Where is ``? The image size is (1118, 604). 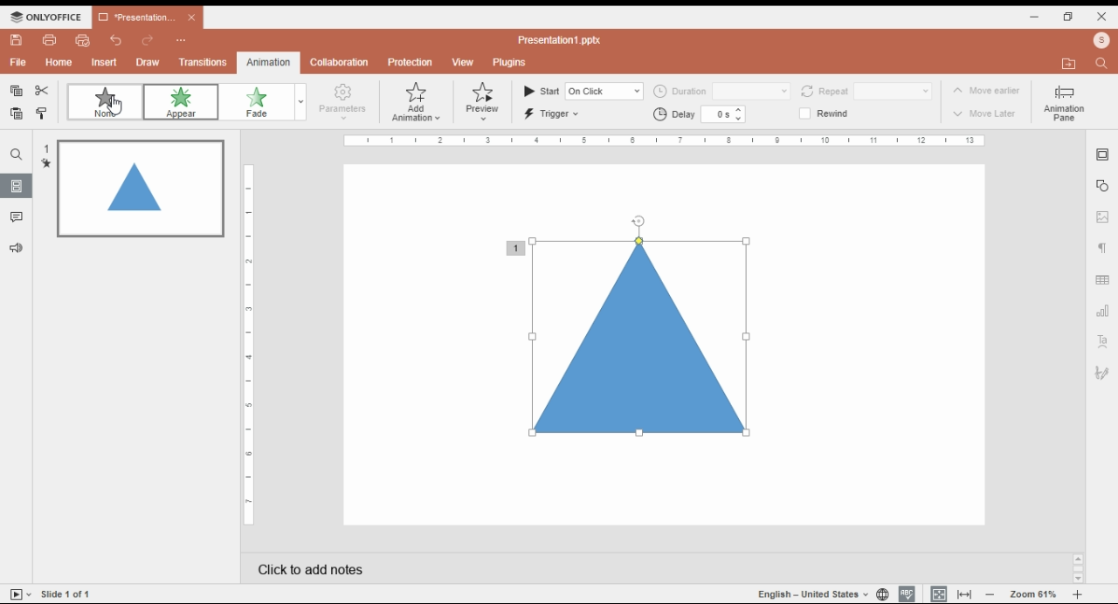
 is located at coordinates (1102, 374).